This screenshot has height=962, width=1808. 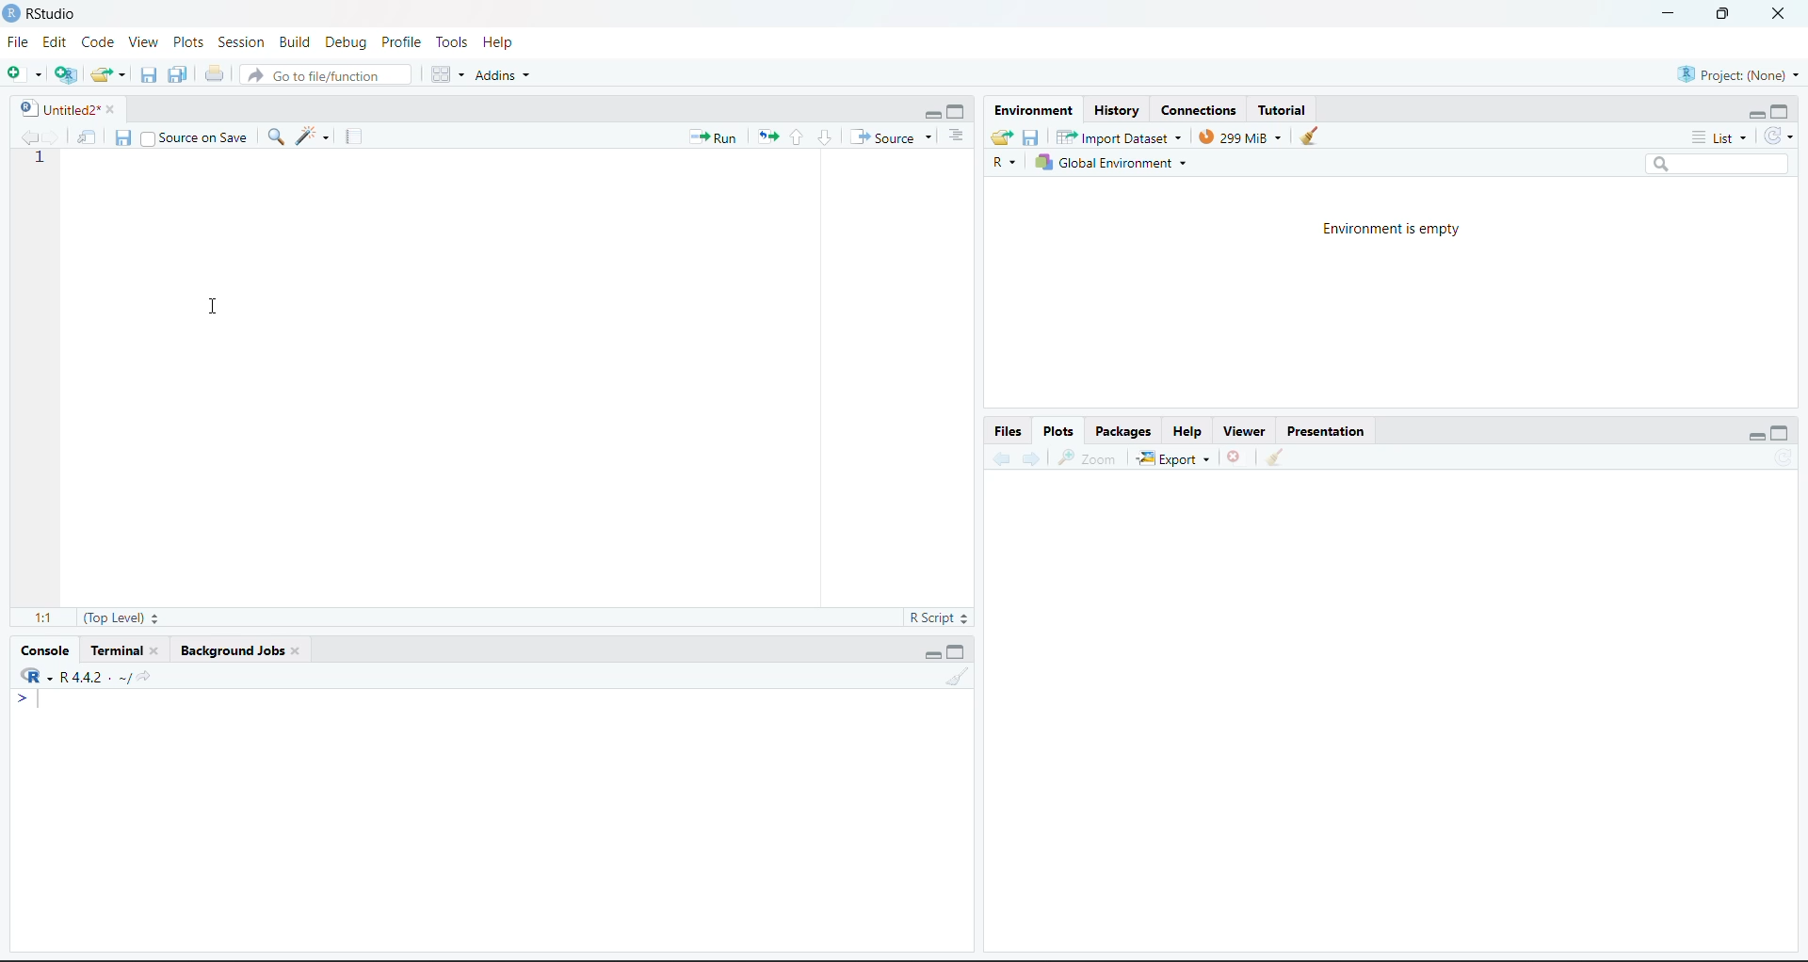 What do you see at coordinates (214, 304) in the screenshot?
I see `cursor` at bounding box center [214, 304].